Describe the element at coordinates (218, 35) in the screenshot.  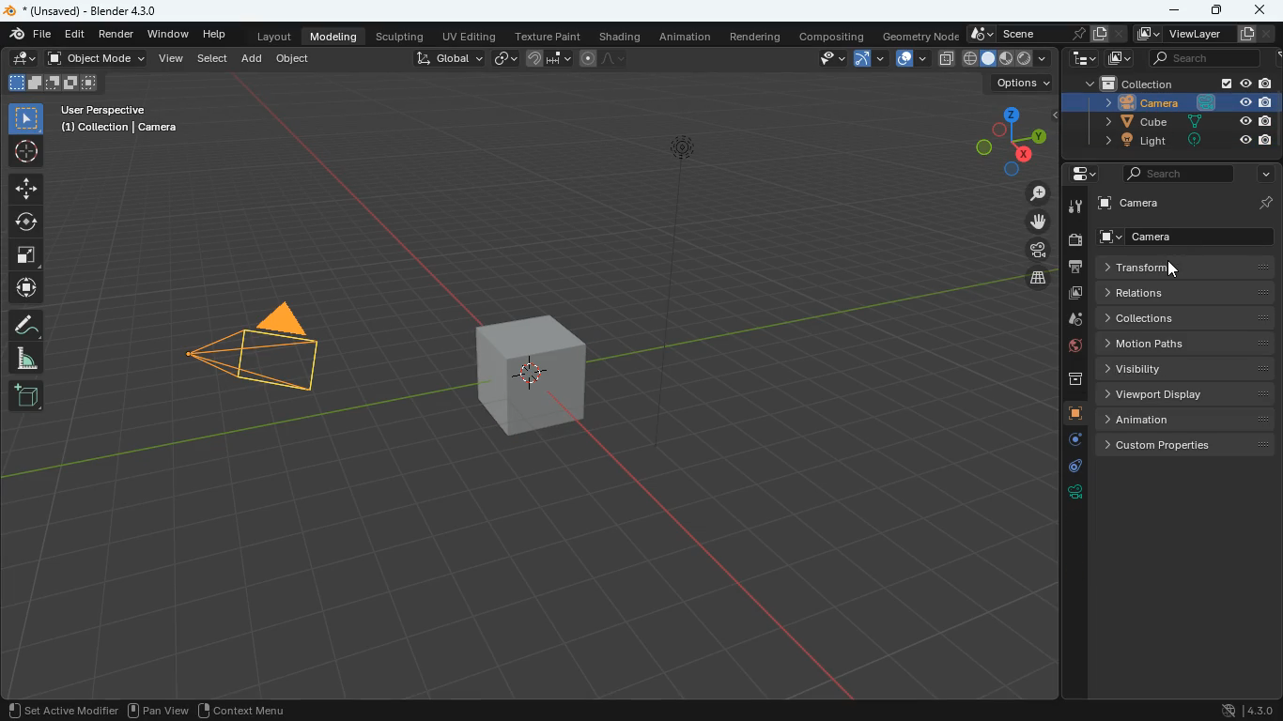
I see `help` at that location.